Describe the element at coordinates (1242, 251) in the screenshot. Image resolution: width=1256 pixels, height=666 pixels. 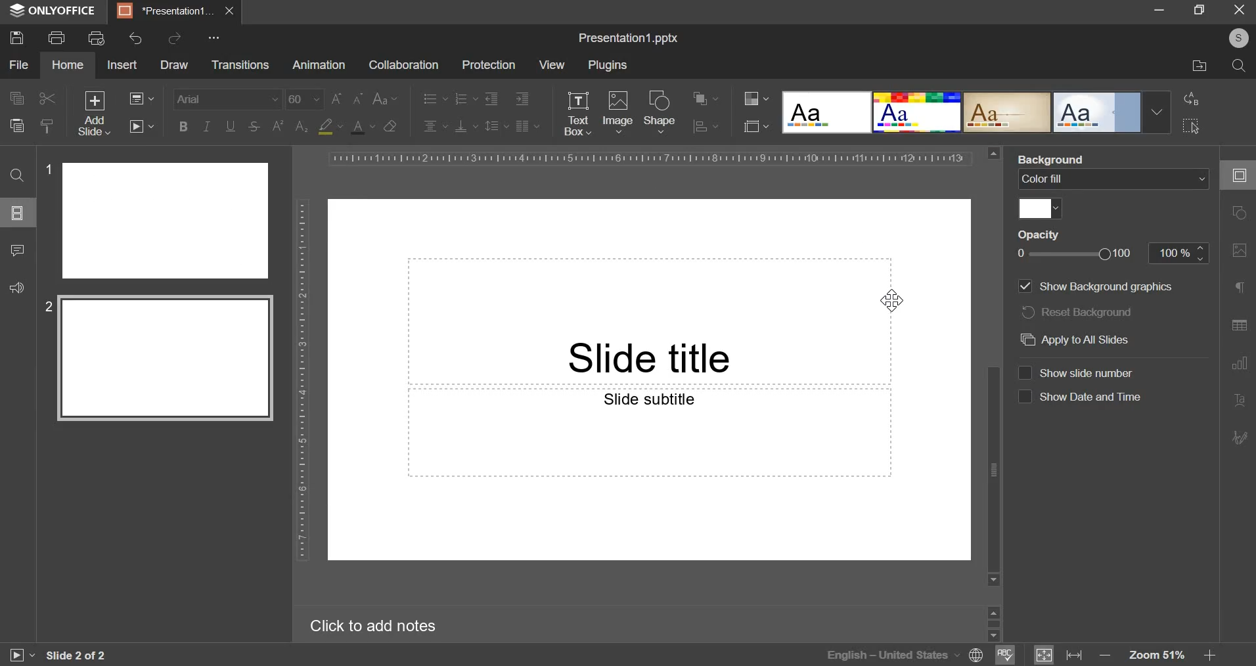
I see `image settings` at that location.